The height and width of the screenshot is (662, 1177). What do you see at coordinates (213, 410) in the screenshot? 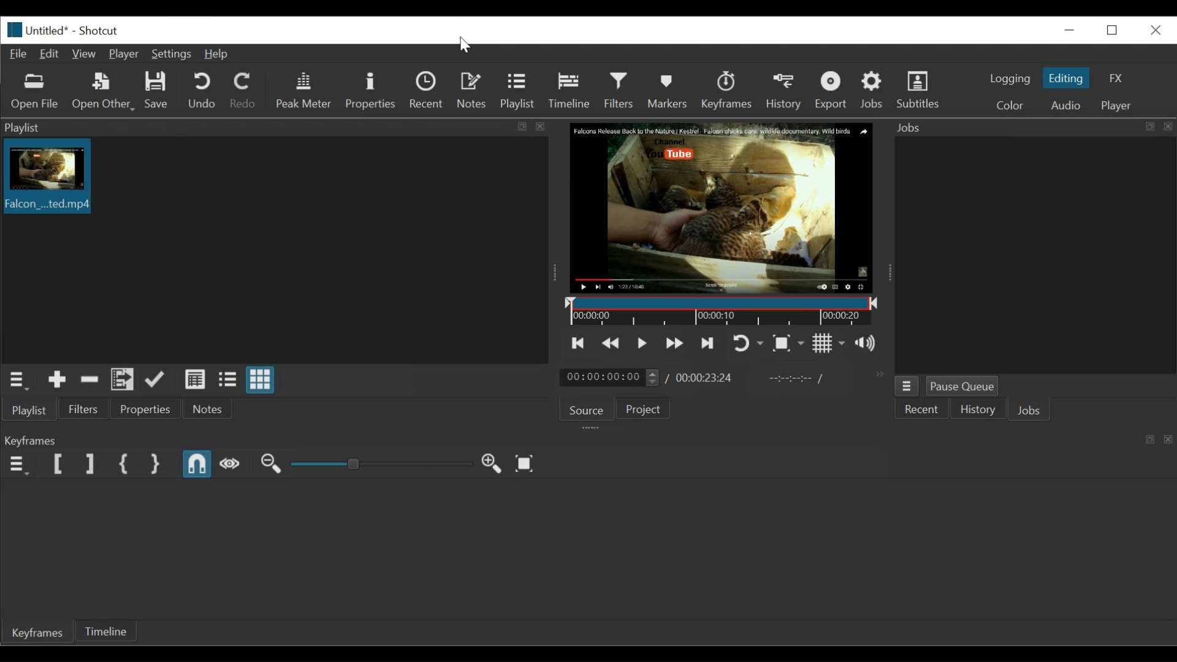
I see `Notes` at bounding box center [213, 410].